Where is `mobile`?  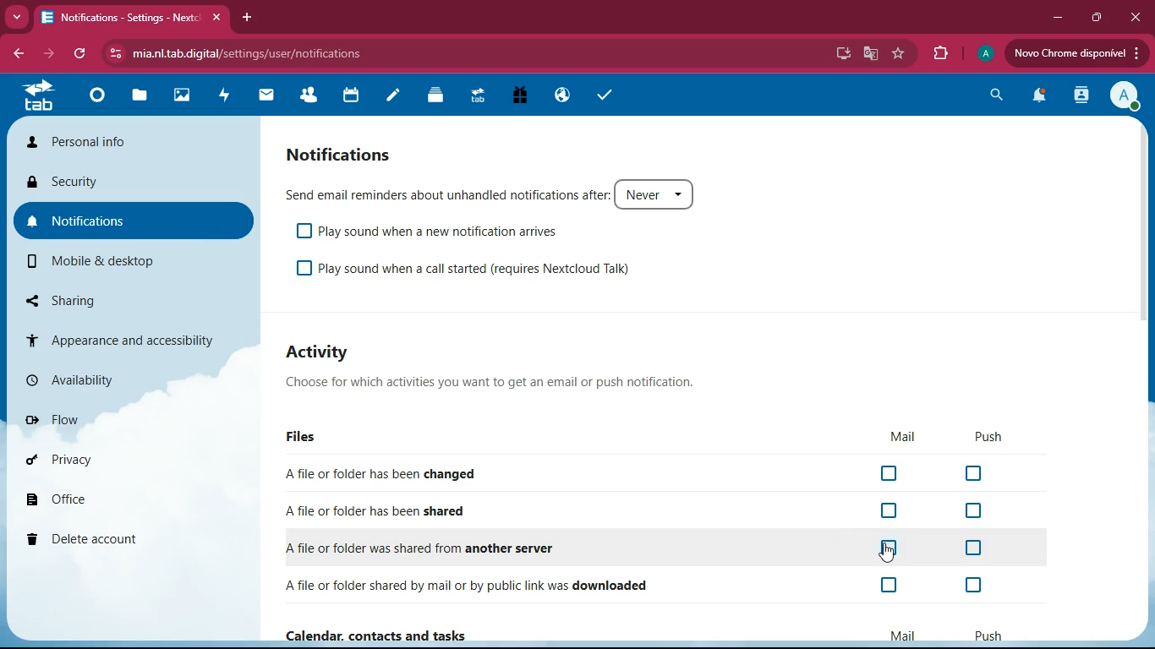
mobile is located at coordinates (110, 262).